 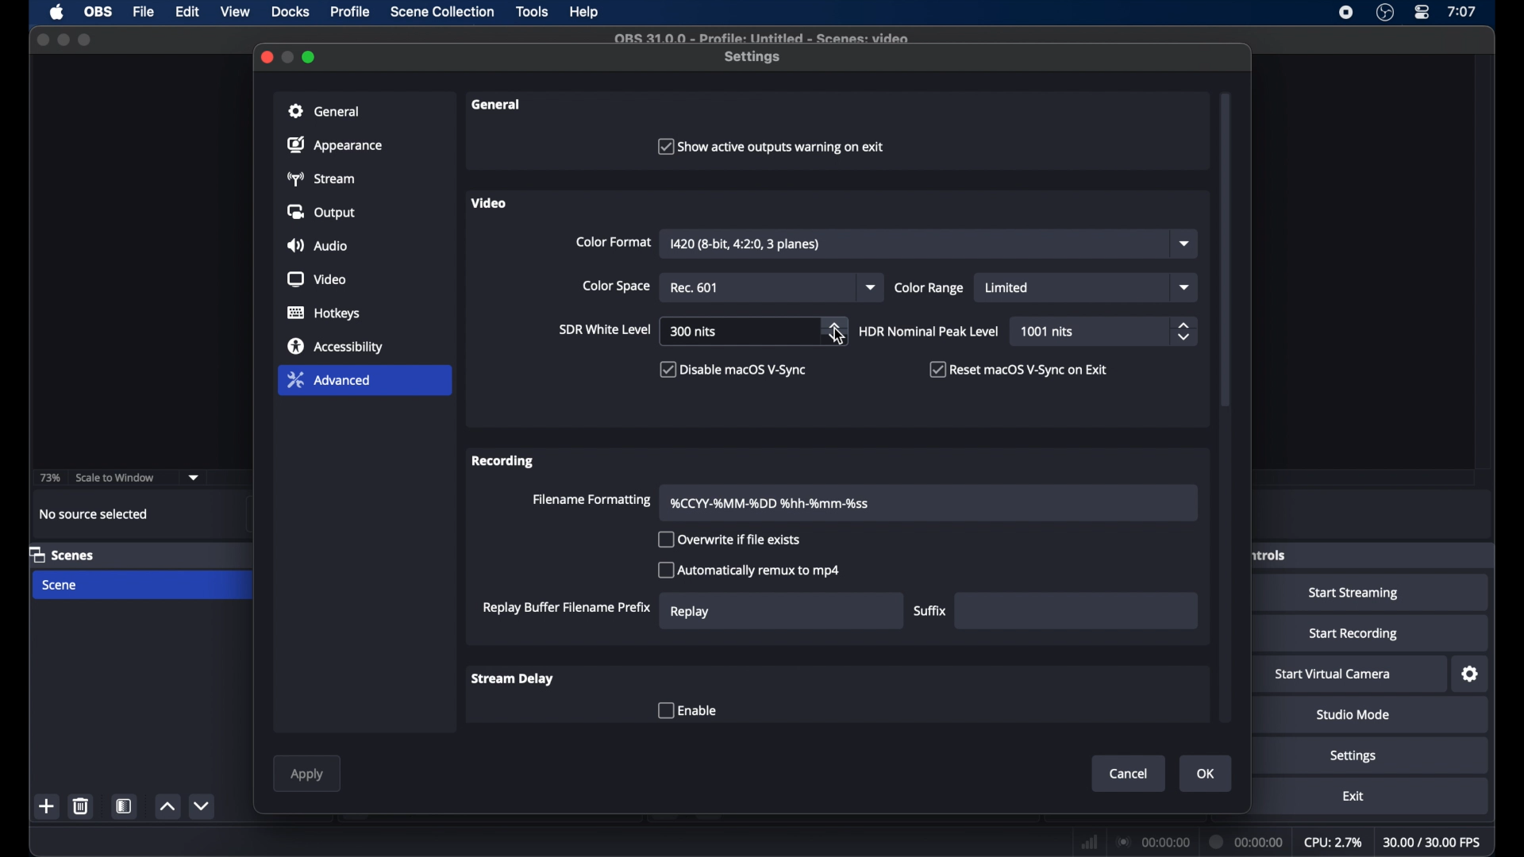 What do you see at coordinates (1353, 756) in the screenshot?
I see `settings` at bounding box center [1353, 756].